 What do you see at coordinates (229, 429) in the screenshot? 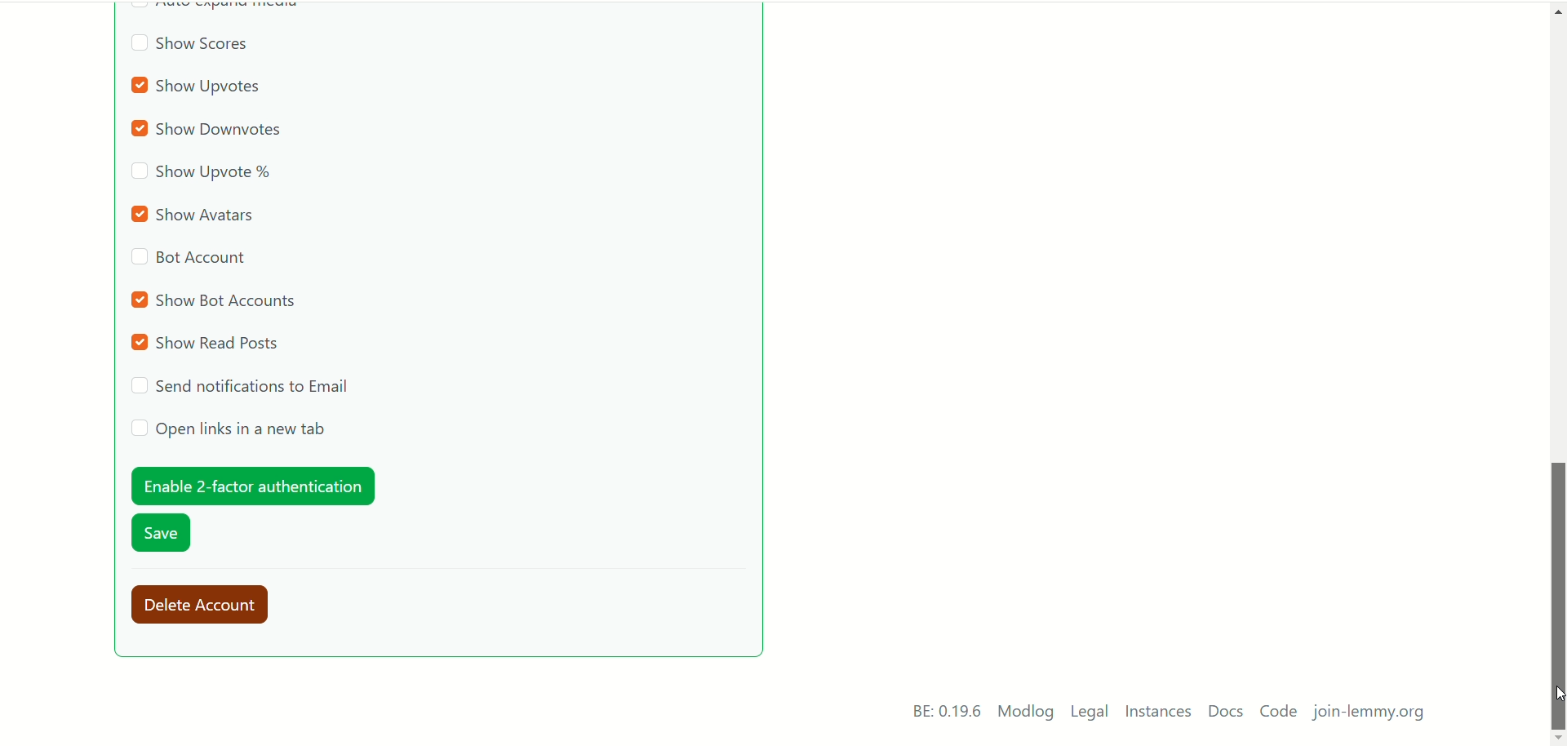
I see `open link in new tab` at bounding box center [229, 429].